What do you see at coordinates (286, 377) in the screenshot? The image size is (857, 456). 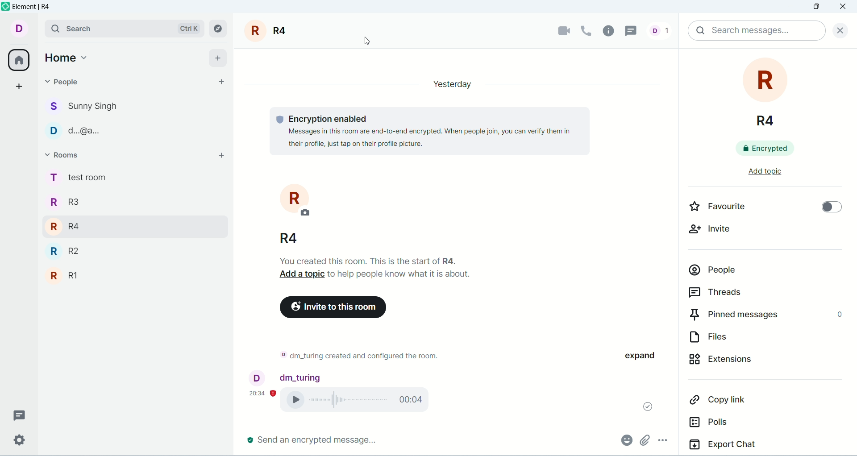 I see `account` at bounding box center [286, 377].